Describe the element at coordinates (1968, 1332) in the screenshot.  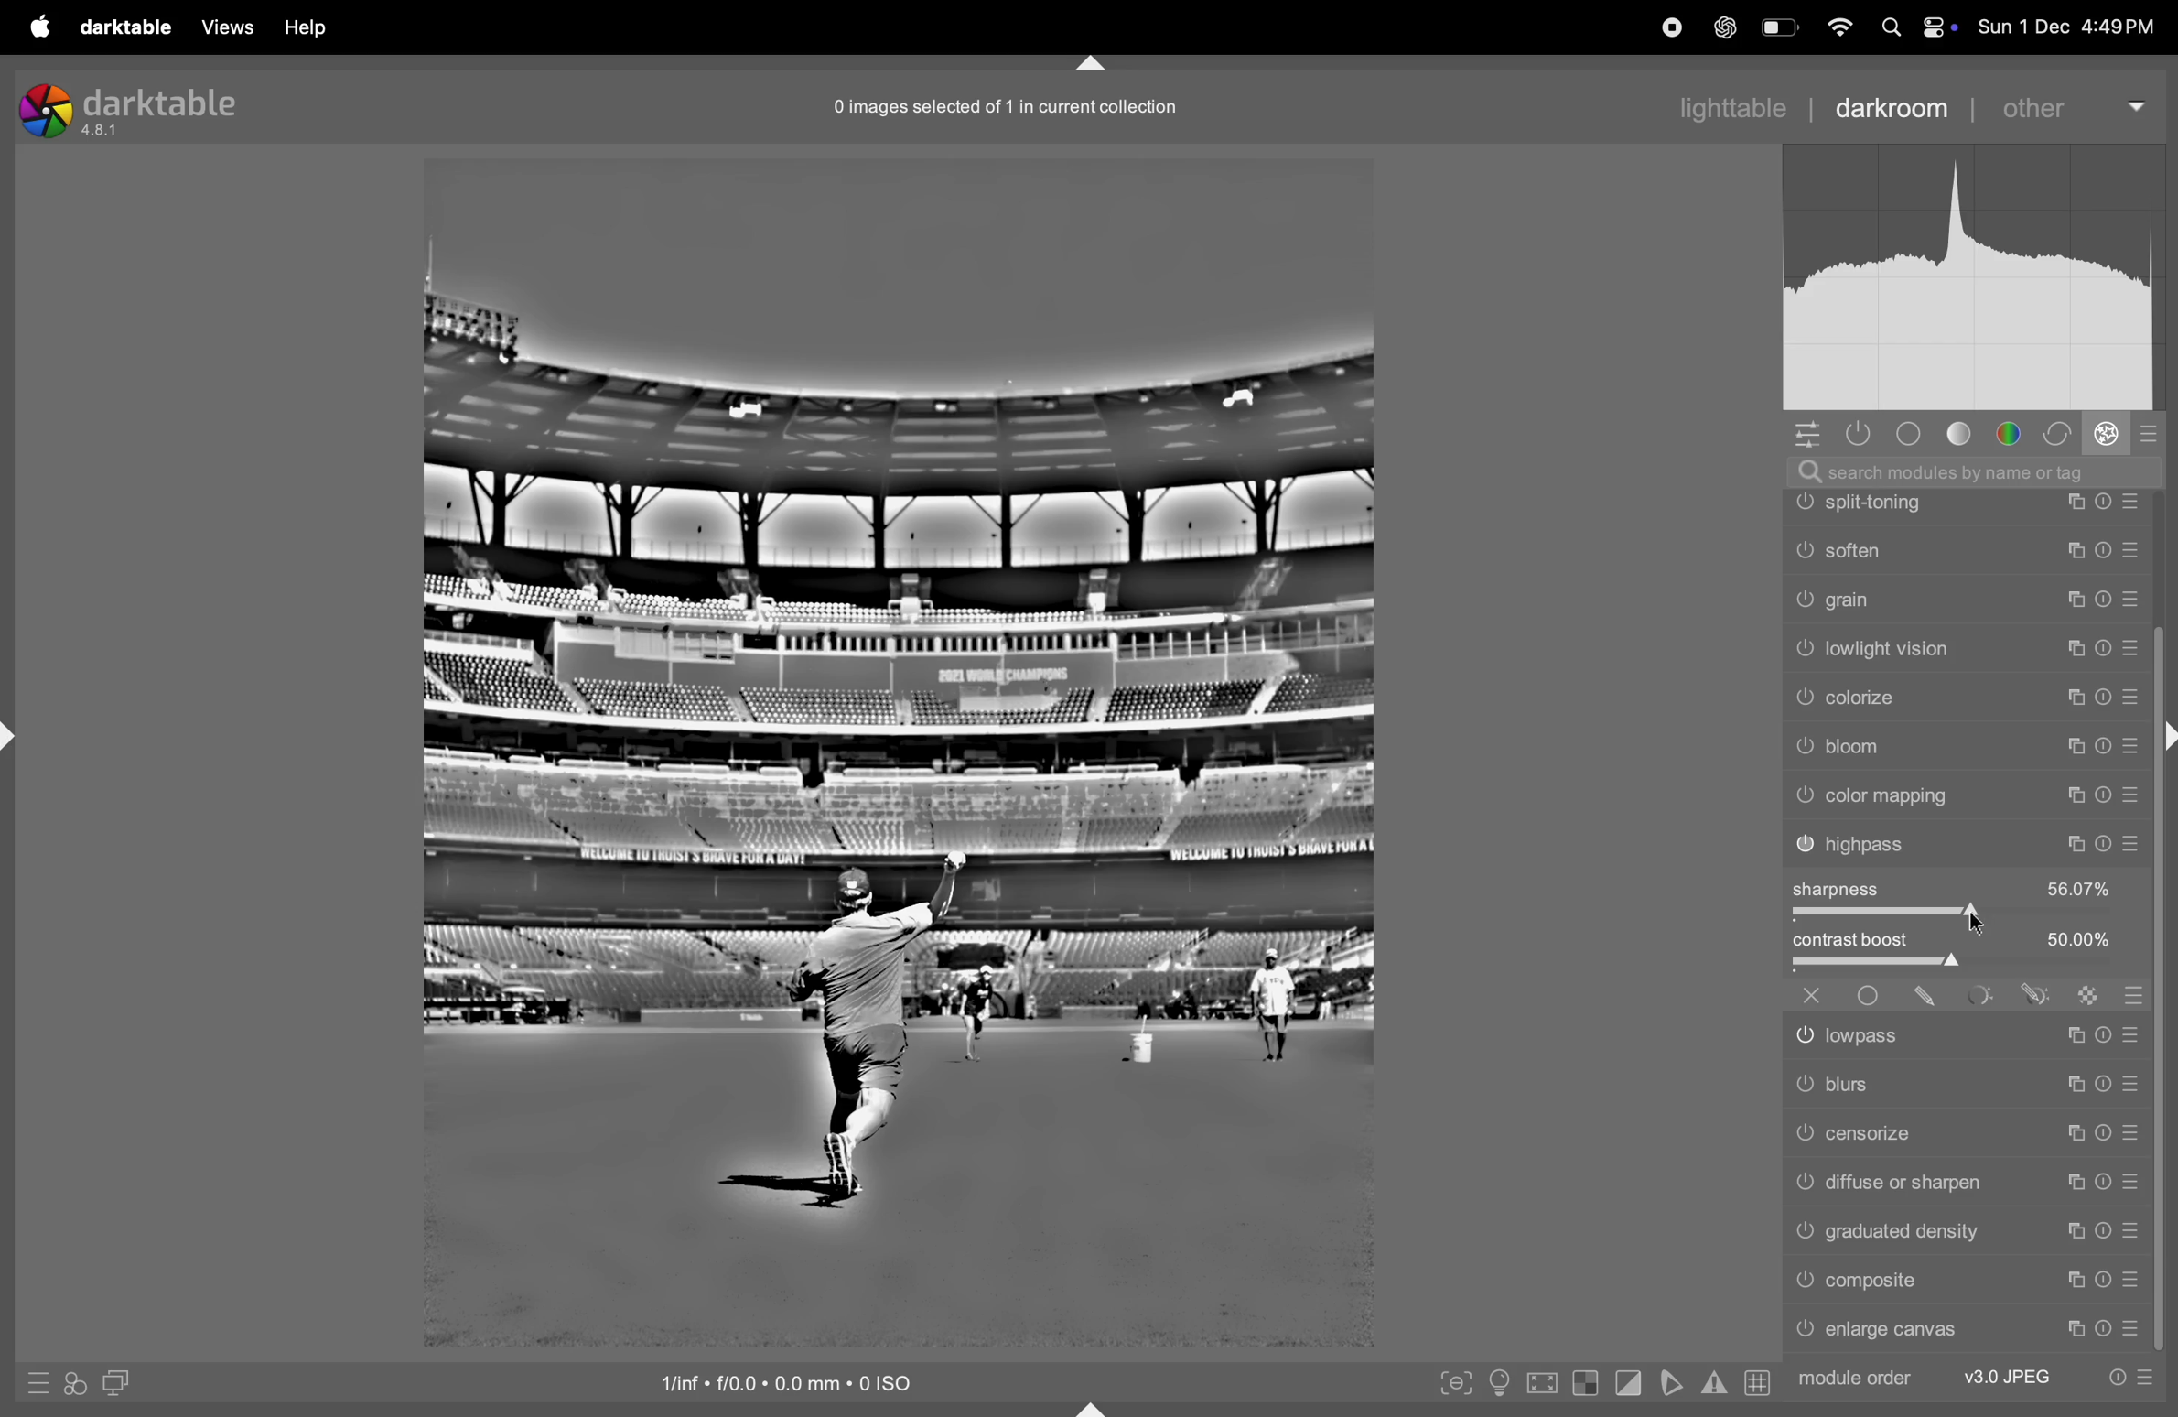
I see `enlarge canvas` at that location.